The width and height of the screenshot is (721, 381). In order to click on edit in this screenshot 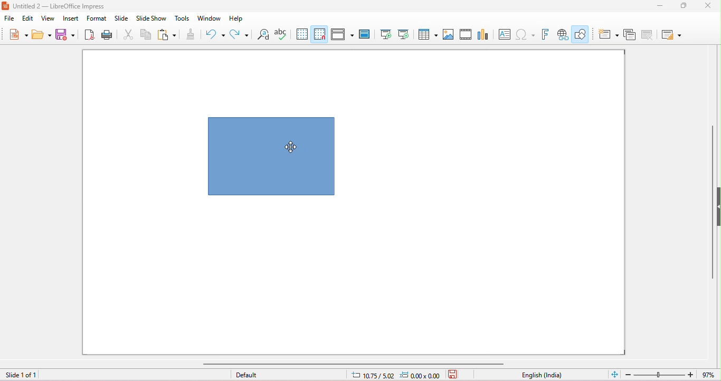, I will do `click(27, 19)`.